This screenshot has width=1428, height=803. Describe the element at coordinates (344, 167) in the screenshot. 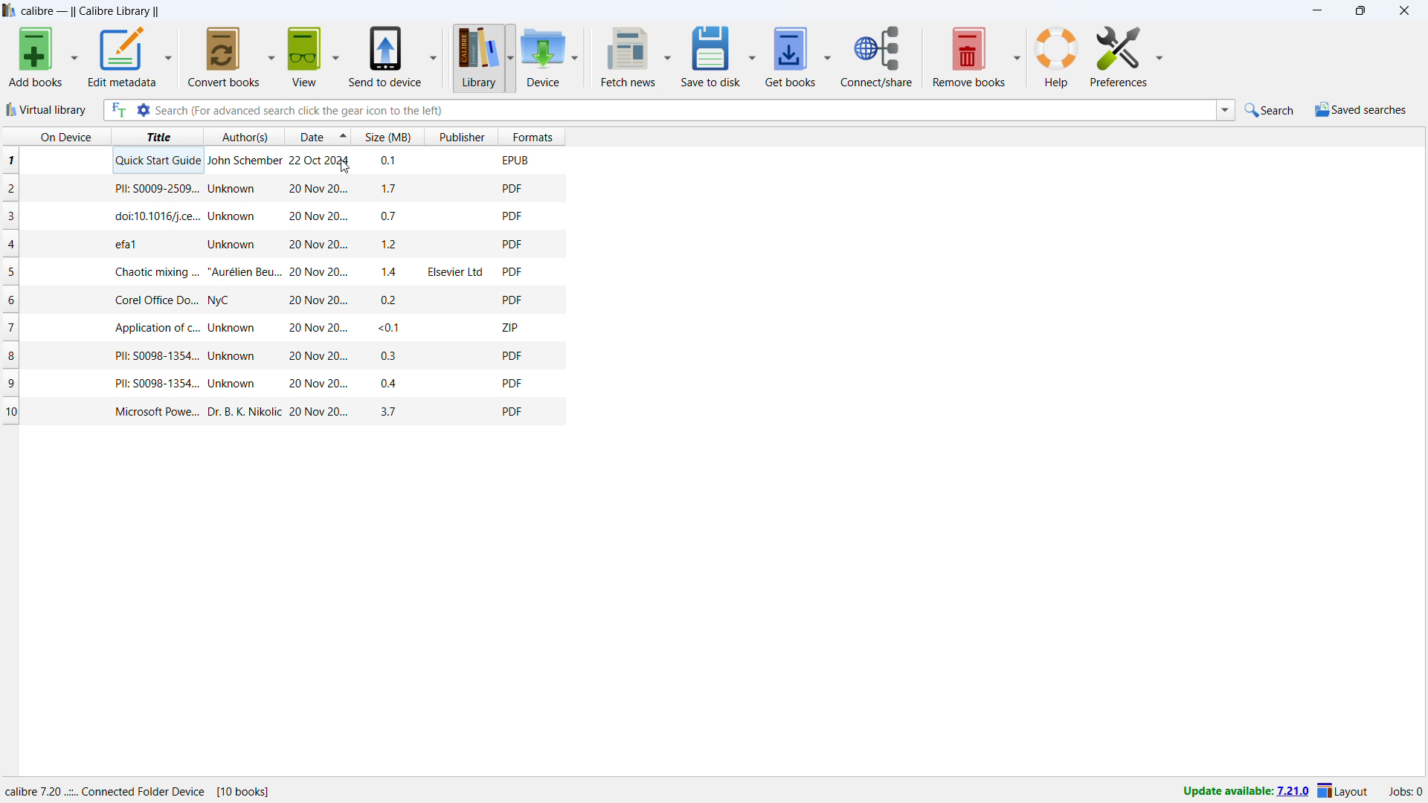

I see `cursor` at that location.